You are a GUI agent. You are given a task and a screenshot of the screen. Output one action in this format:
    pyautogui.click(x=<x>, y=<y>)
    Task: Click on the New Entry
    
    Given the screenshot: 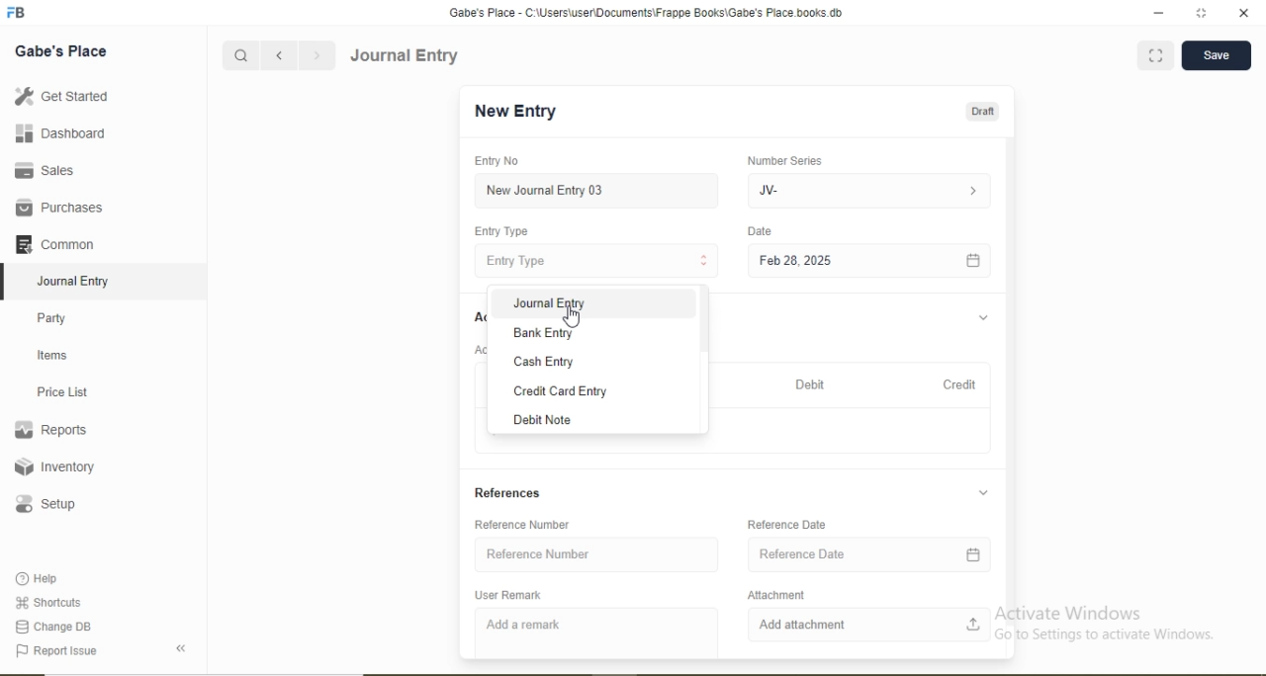 What is the action you would take?
    pyautogui.click(x=514, y=112)
    